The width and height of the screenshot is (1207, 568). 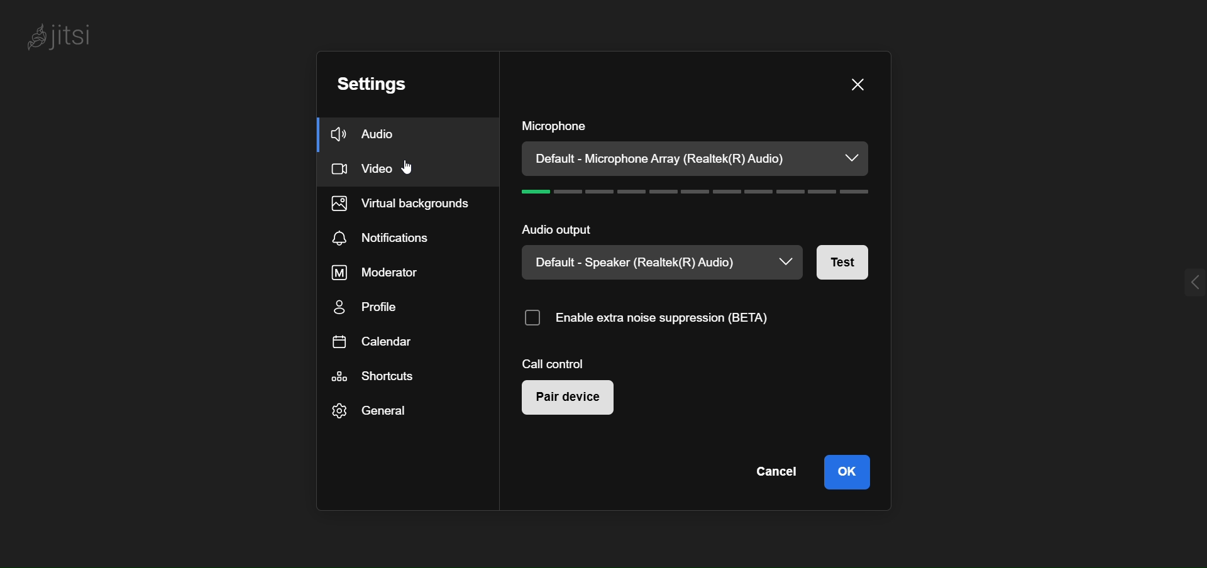 What do you see at coordinates (416, 170) in the screenshot?
I see `cursor` at bounding box center [416, 170].